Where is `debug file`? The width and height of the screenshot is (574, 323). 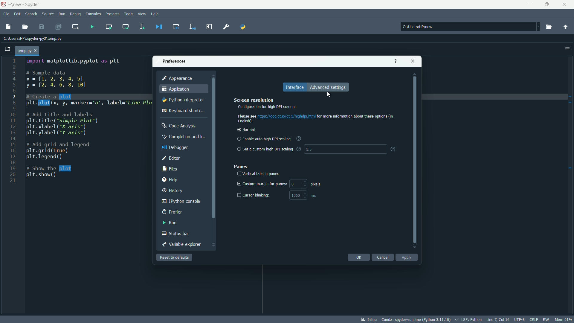
debug file is located at coordinates (159, 27).